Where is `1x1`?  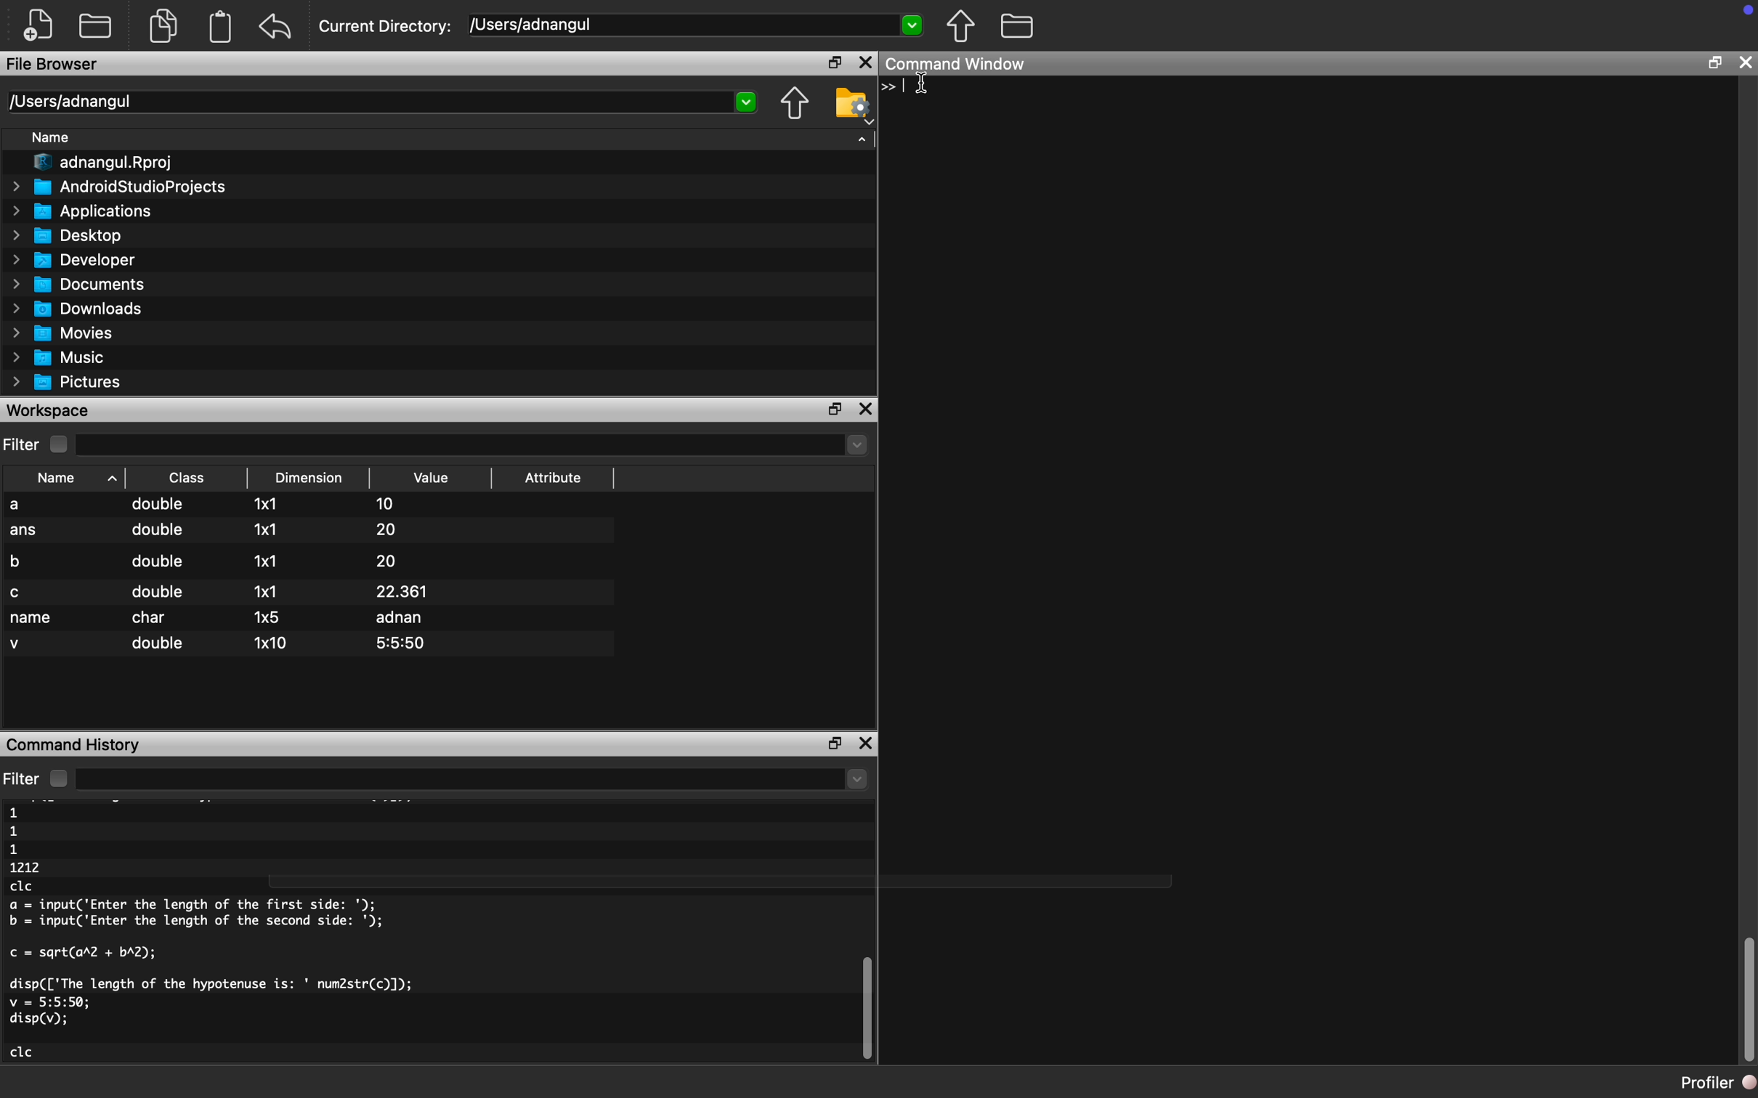 1x1 is located at coordinates (269, 530).